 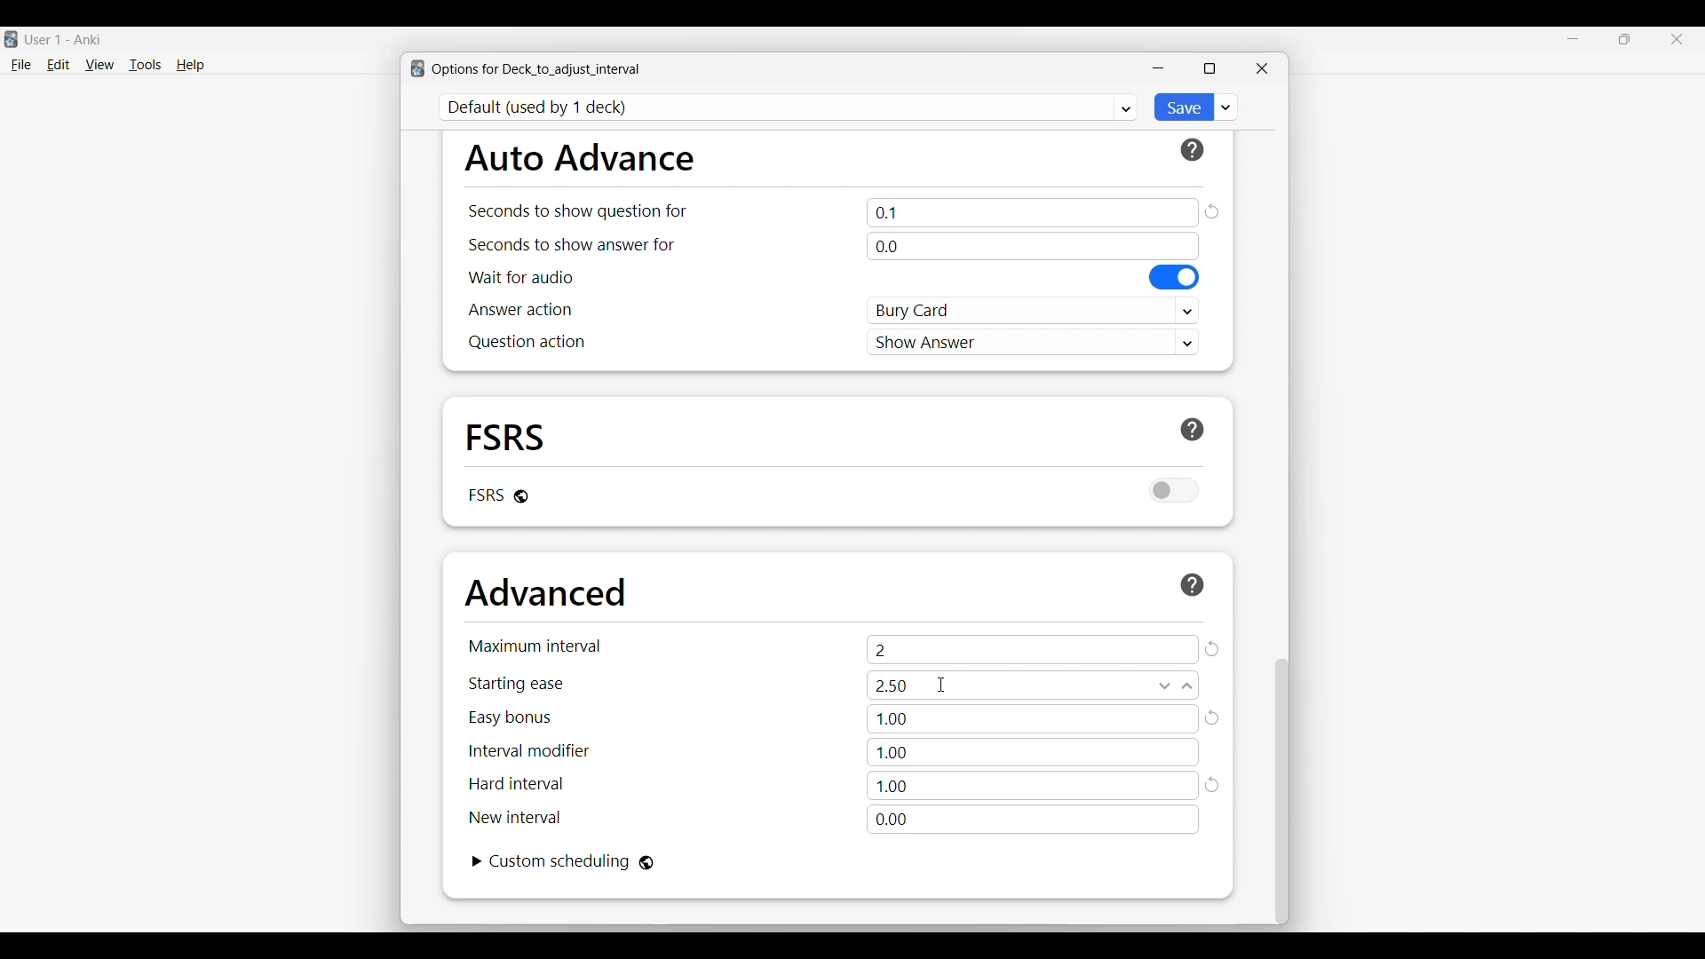 I want to click on Learn more about respective section, so click(x=1193, y=584).